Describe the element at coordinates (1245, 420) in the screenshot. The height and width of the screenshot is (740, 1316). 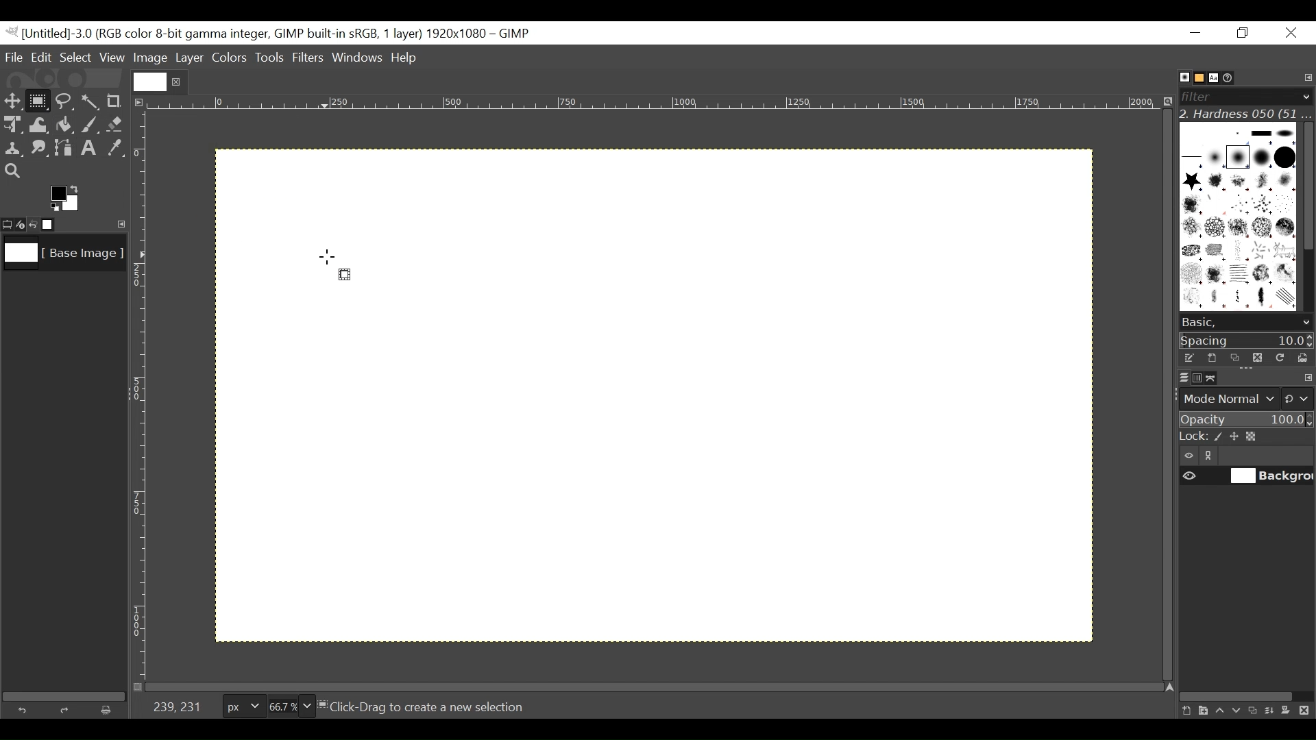
I see `Opacity` at that location.